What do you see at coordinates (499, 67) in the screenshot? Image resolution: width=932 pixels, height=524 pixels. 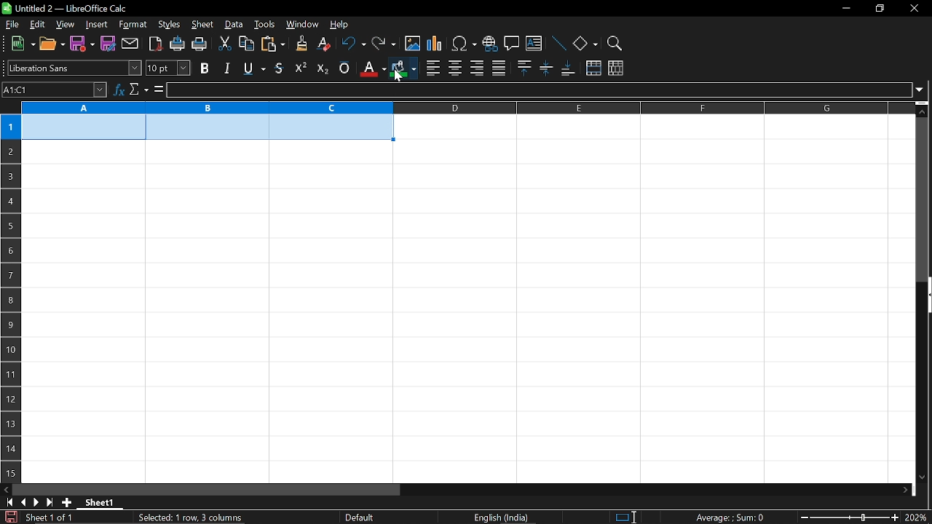 I see `justified` at bounding box center [499, 67].